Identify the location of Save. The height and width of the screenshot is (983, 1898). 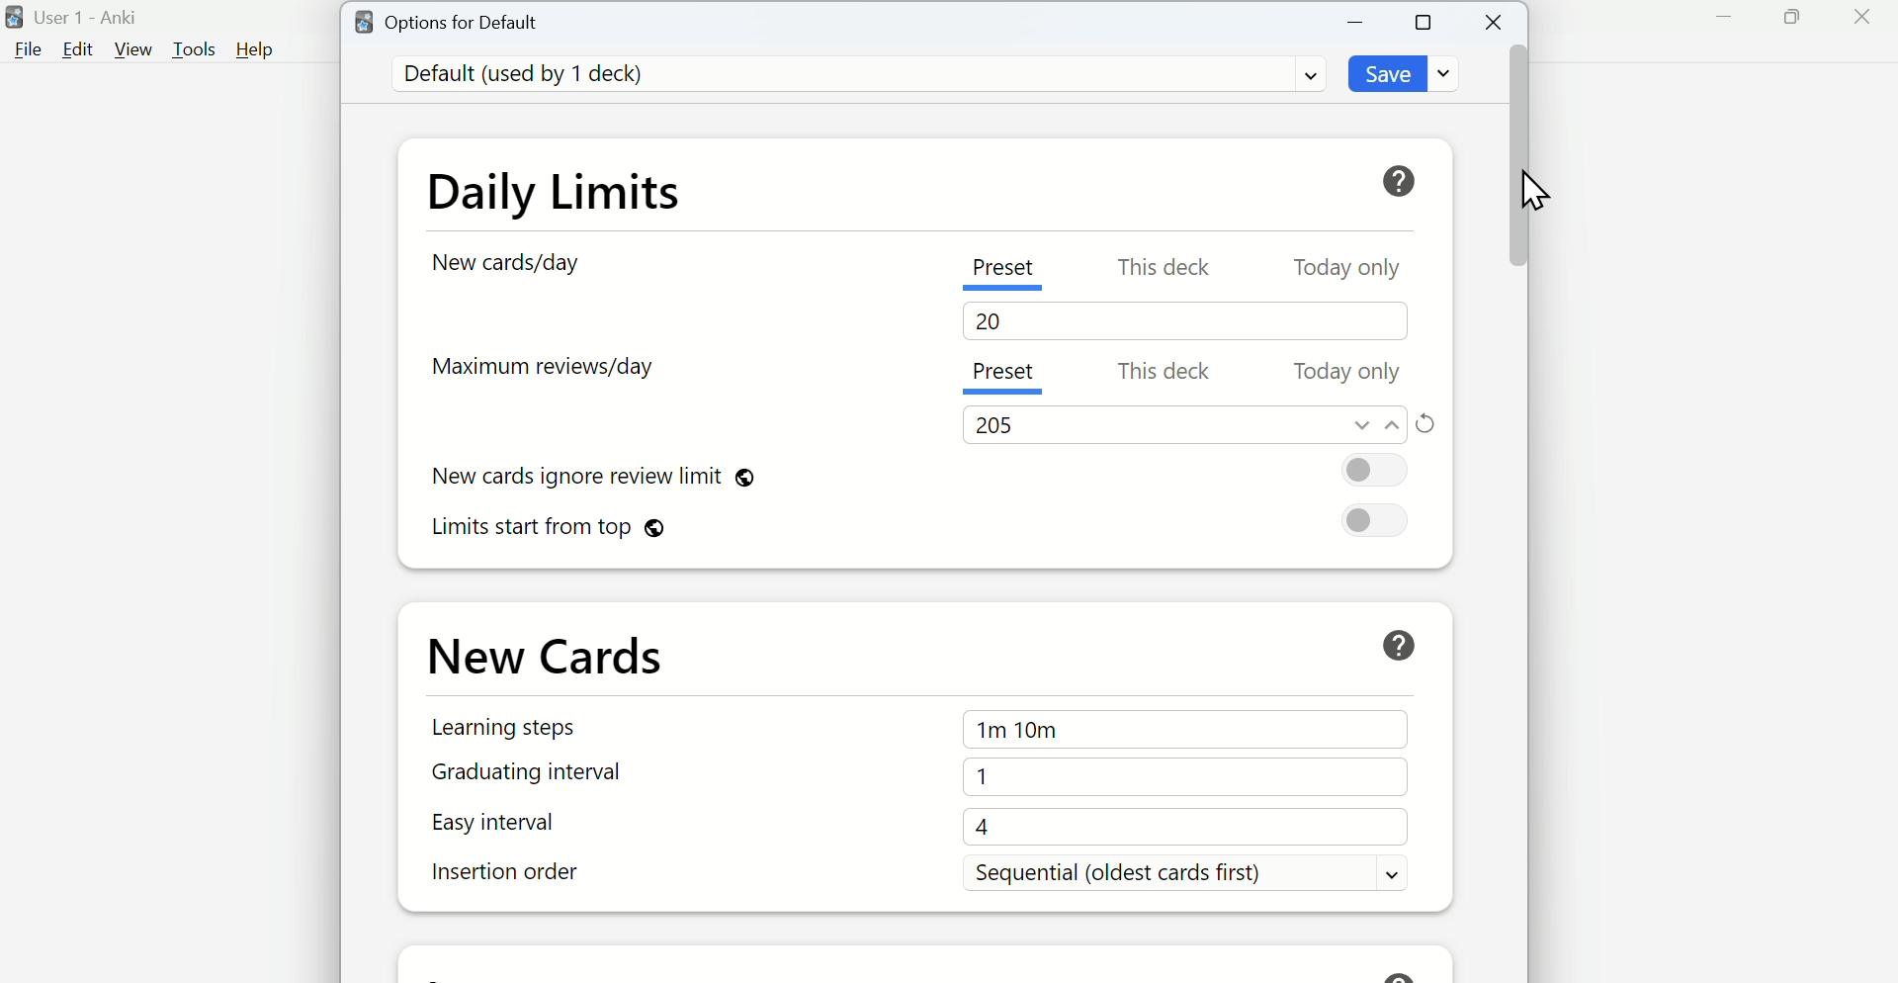
(1407, 73).